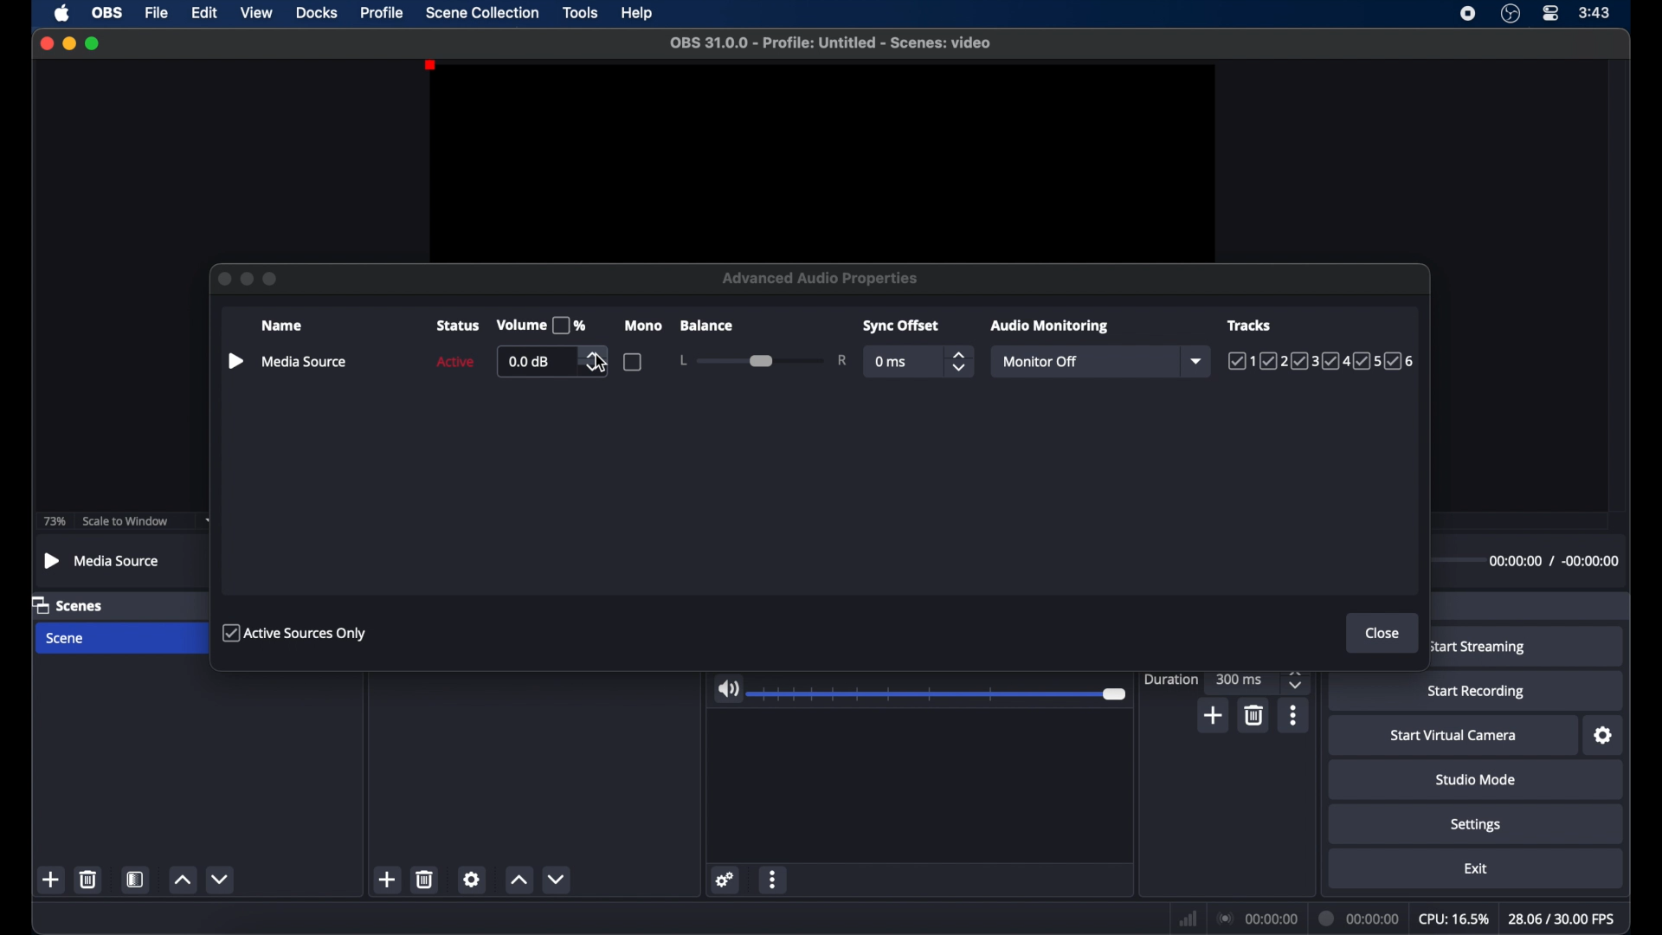  I want to click on delete, so click(87, 880).